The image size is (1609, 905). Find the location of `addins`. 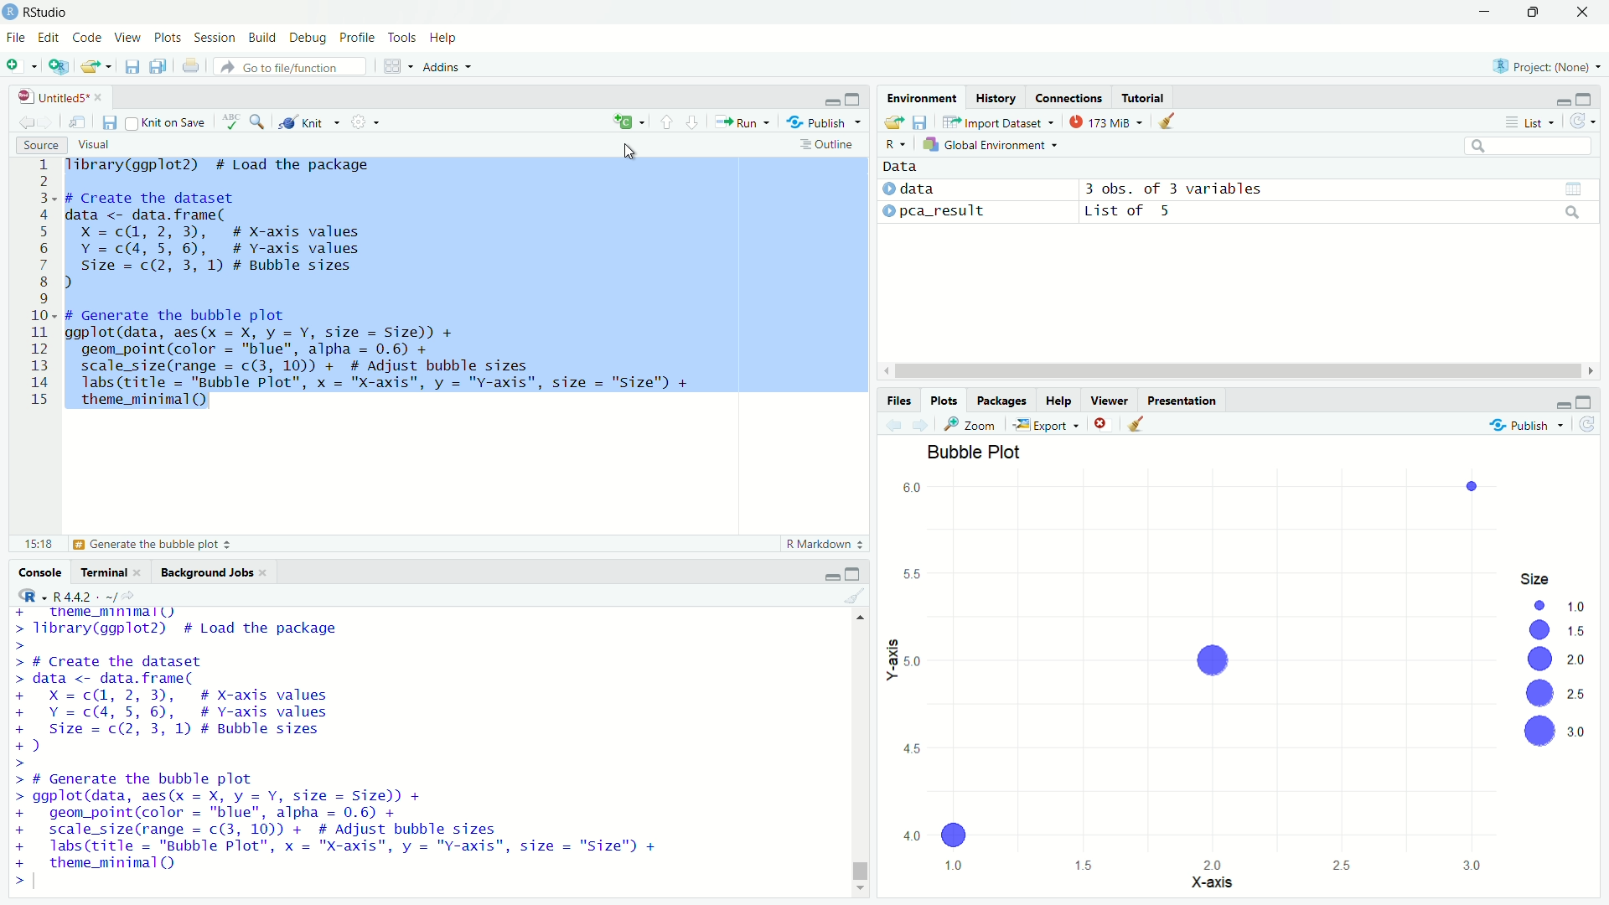

addins is located at coordinates (445, 67).